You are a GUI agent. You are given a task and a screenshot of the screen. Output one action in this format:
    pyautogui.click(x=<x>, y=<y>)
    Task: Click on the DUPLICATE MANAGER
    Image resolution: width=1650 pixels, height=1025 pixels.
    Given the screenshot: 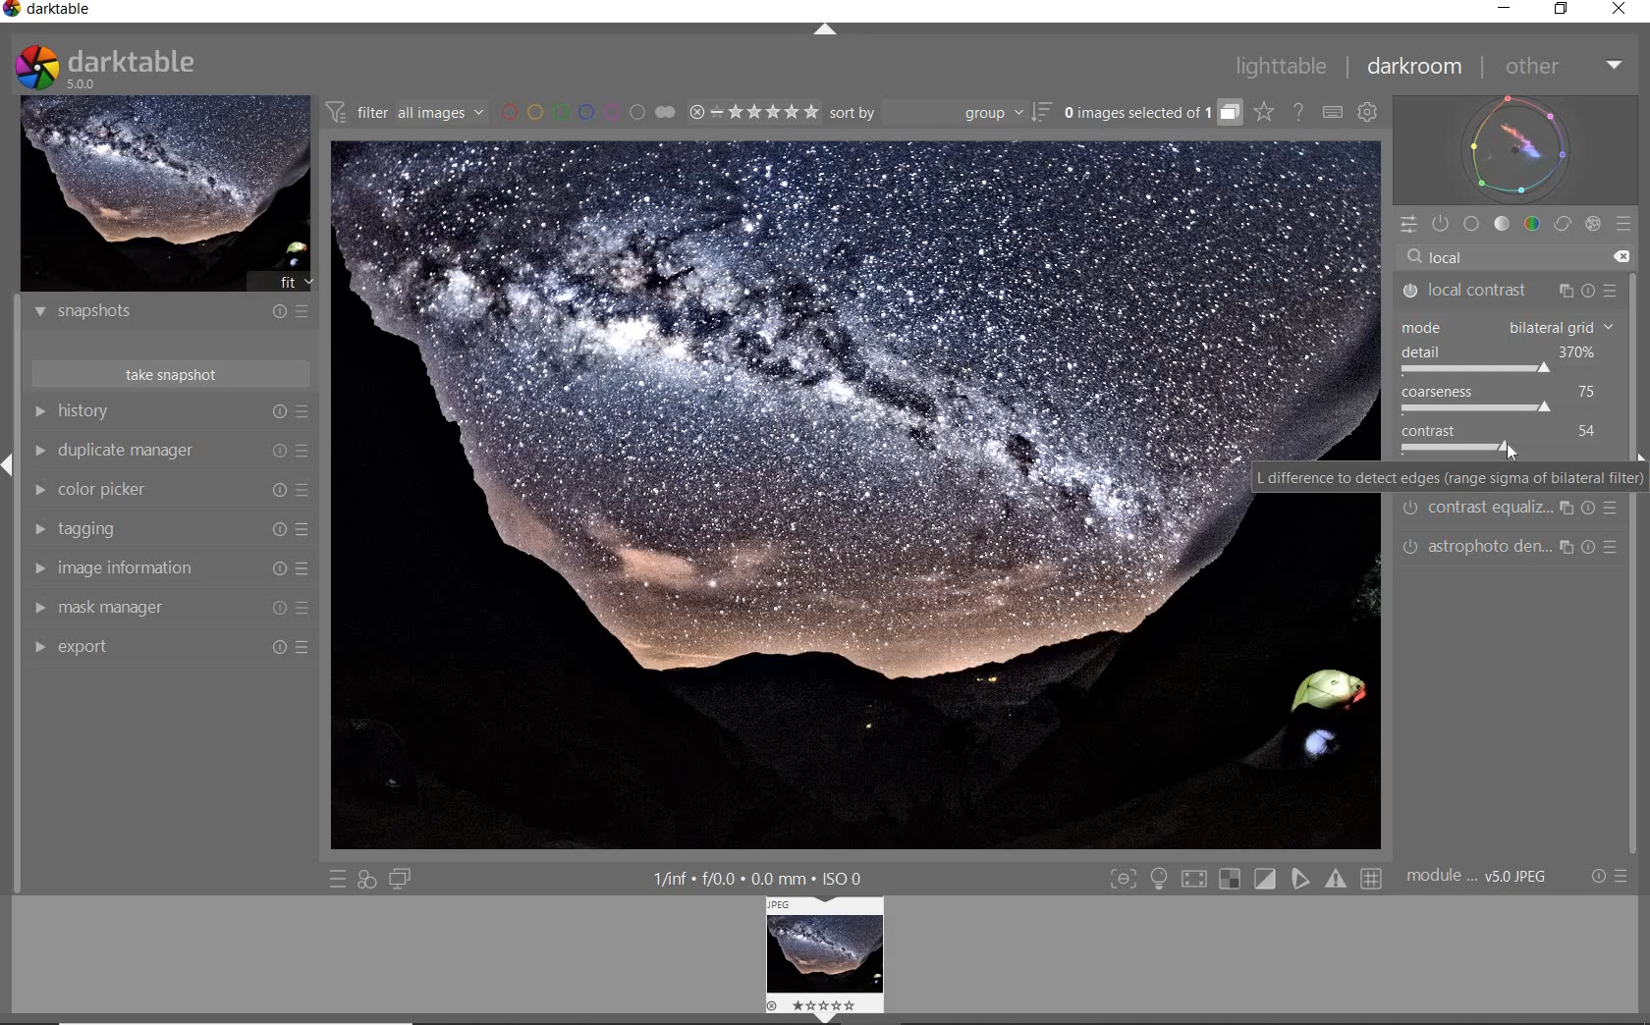 What is the action you would take?
    pyautogui.click(x=42, y=452)
    